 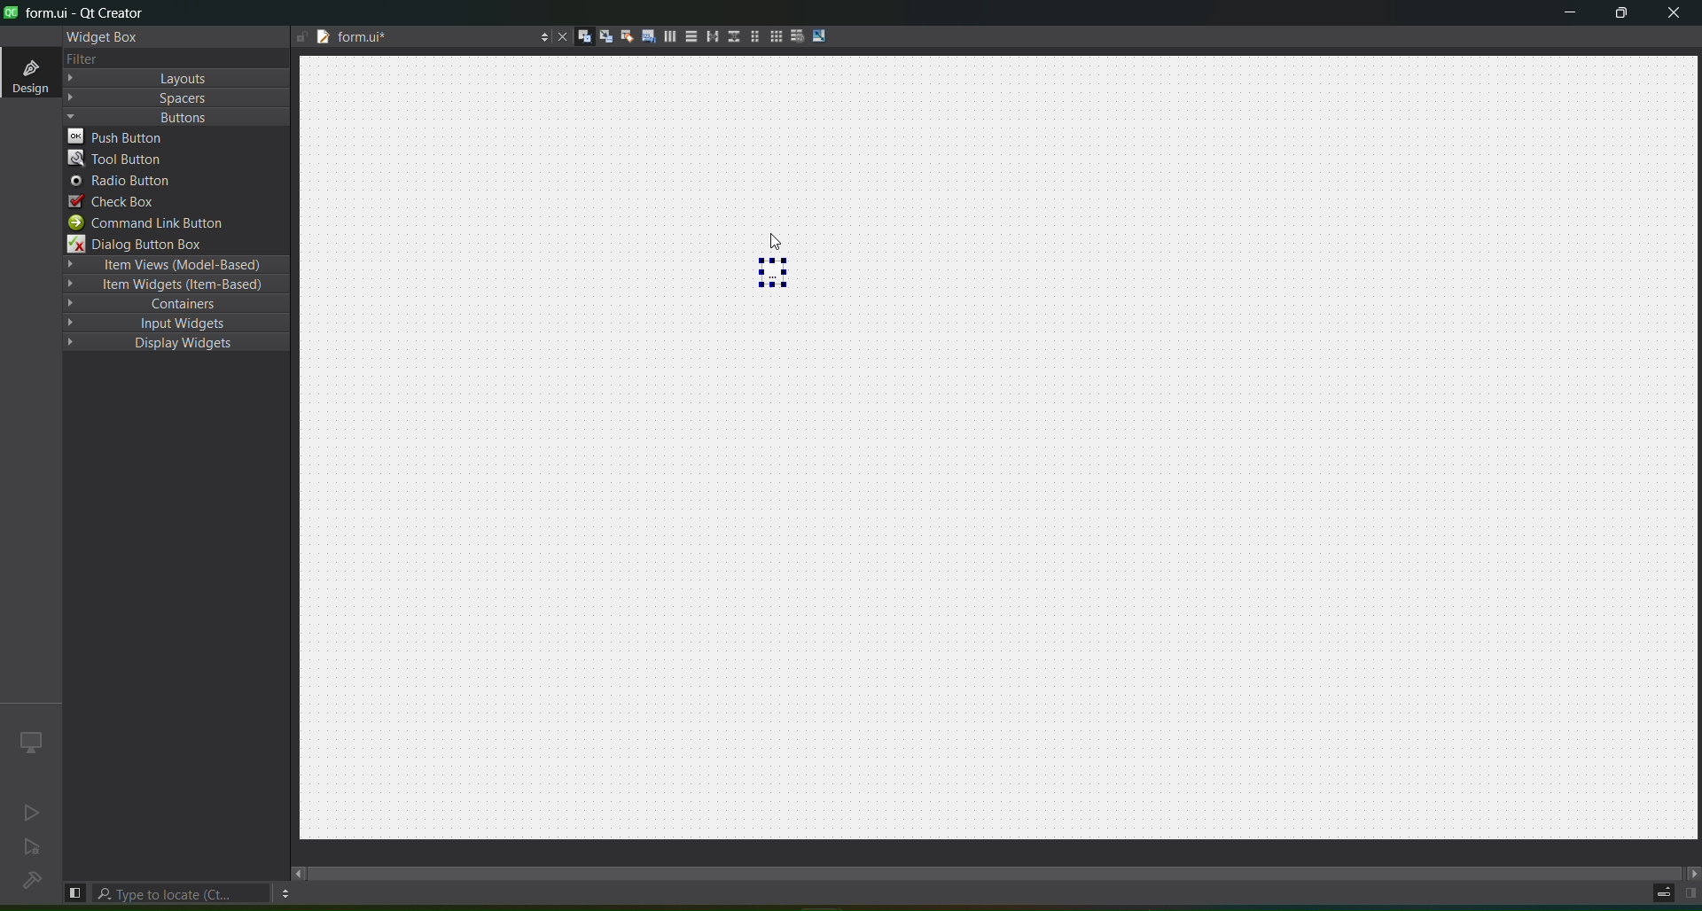 What do you see at coordinates (820, 35) in the screenshot?
I see `adjust size` at bounding box center [820, 35].